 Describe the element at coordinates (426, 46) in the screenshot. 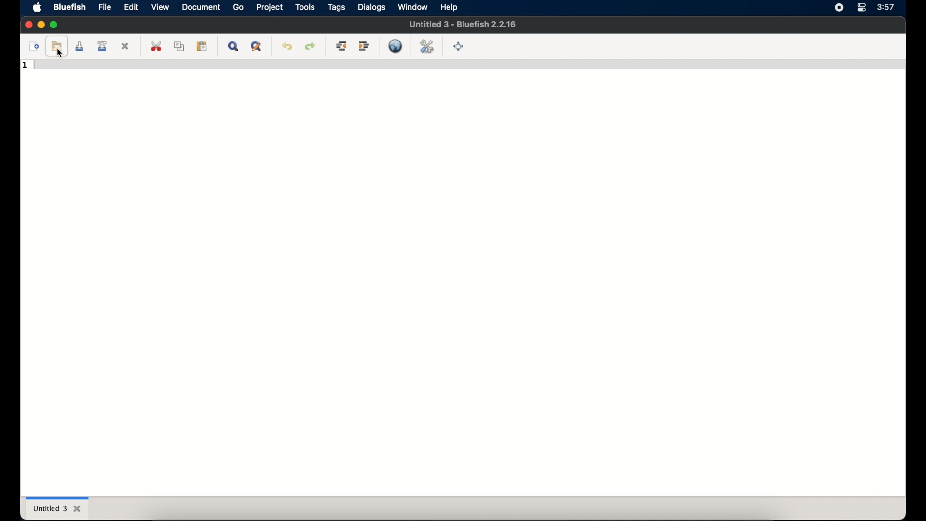

I see `edit preferences` at that location.